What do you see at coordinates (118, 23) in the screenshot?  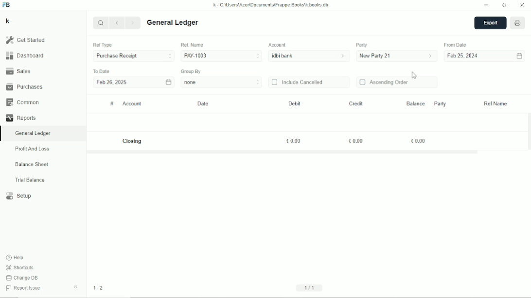 I see `Previous` at bounding box center [118, 23].